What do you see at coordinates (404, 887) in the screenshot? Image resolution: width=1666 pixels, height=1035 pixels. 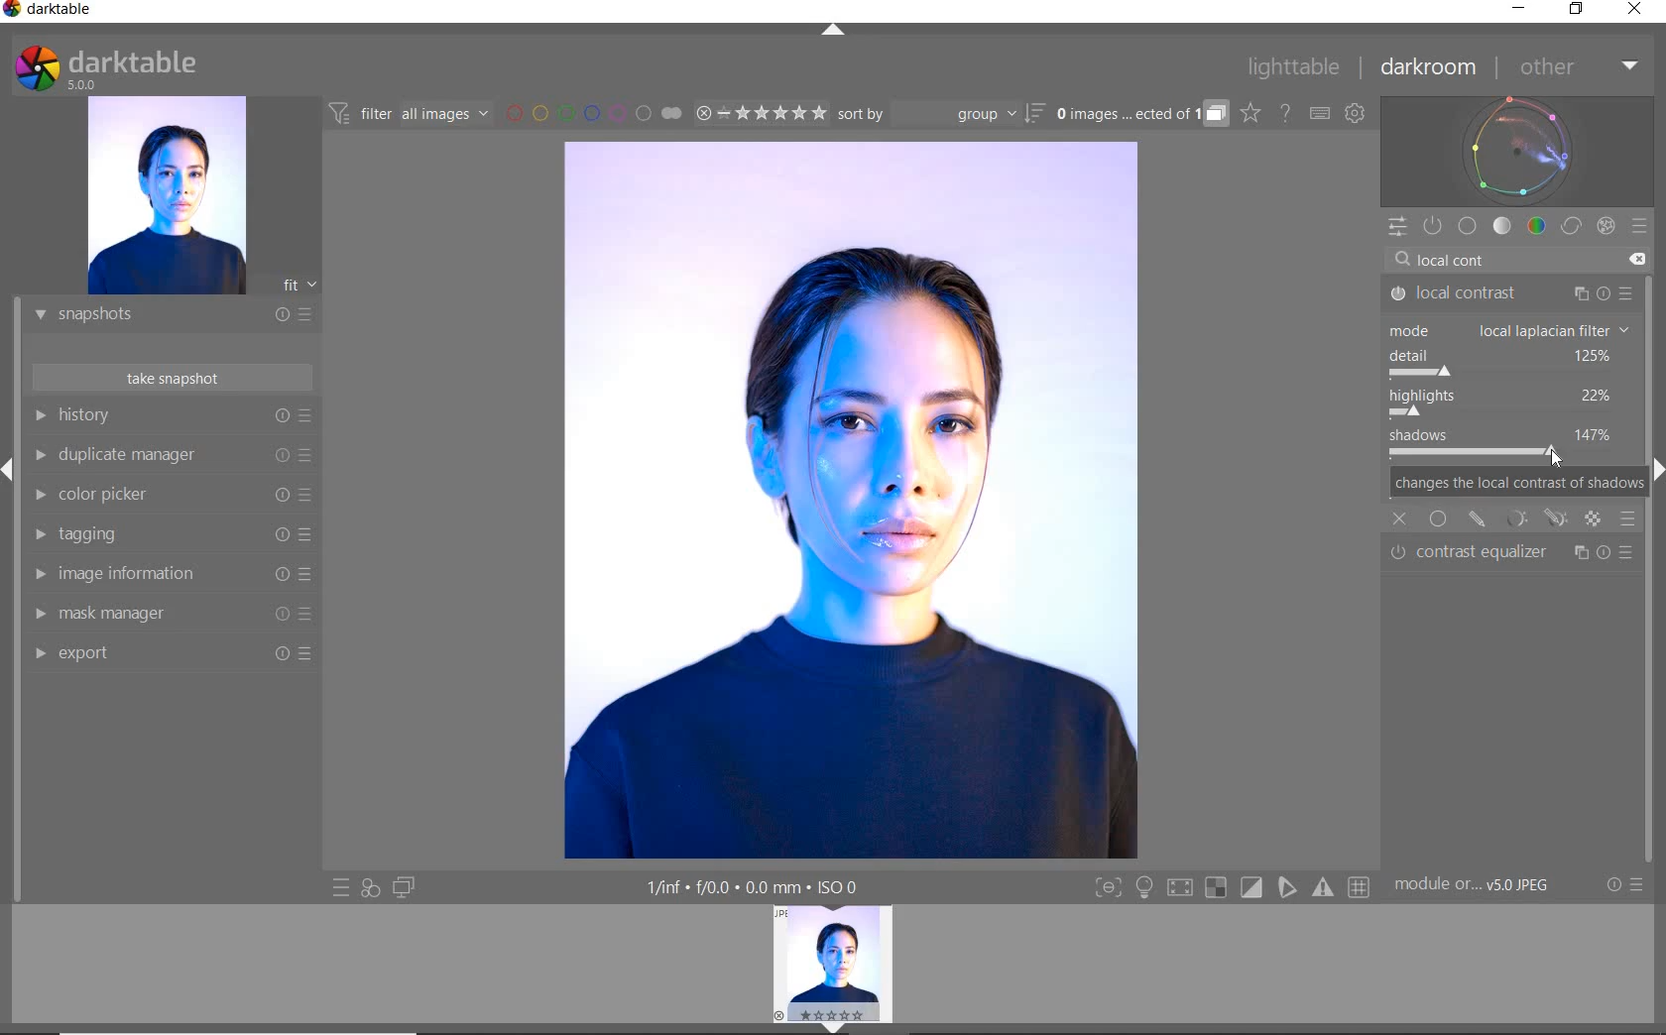 I see `DISPLAY A SECOND DARKROOM IMAGE WINDOW` at bounding box center [404, 887].